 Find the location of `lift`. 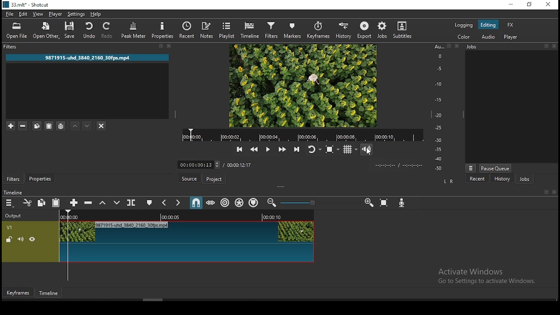

lift is located at coordinates (103, 203).